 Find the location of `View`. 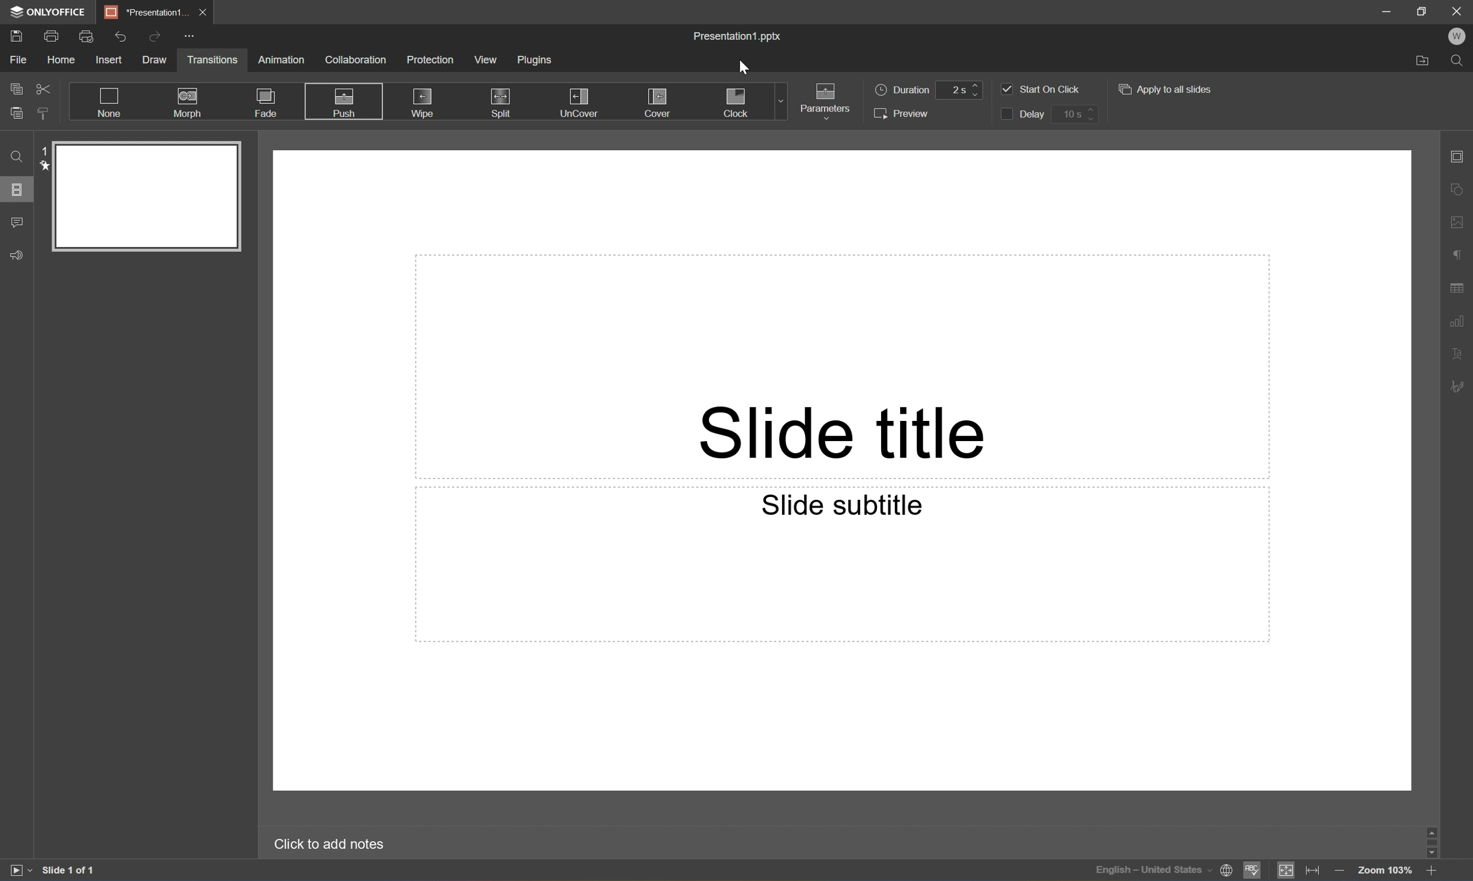

View is located at coordinates (485, 61).